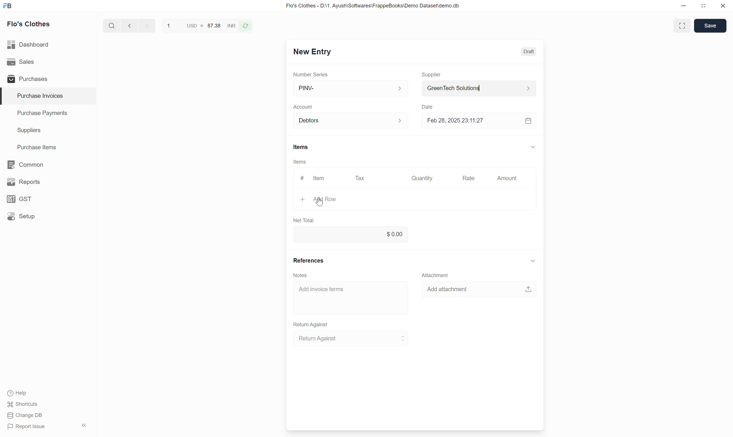  Describe the element at coordinates (350, 234) in the screenshot. I see `0.00` at that location.